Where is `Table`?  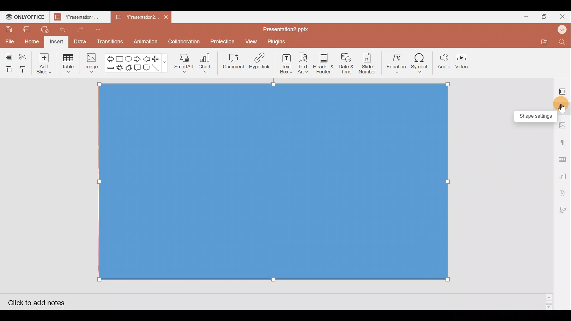 Table is located at coordinates (70, 63).